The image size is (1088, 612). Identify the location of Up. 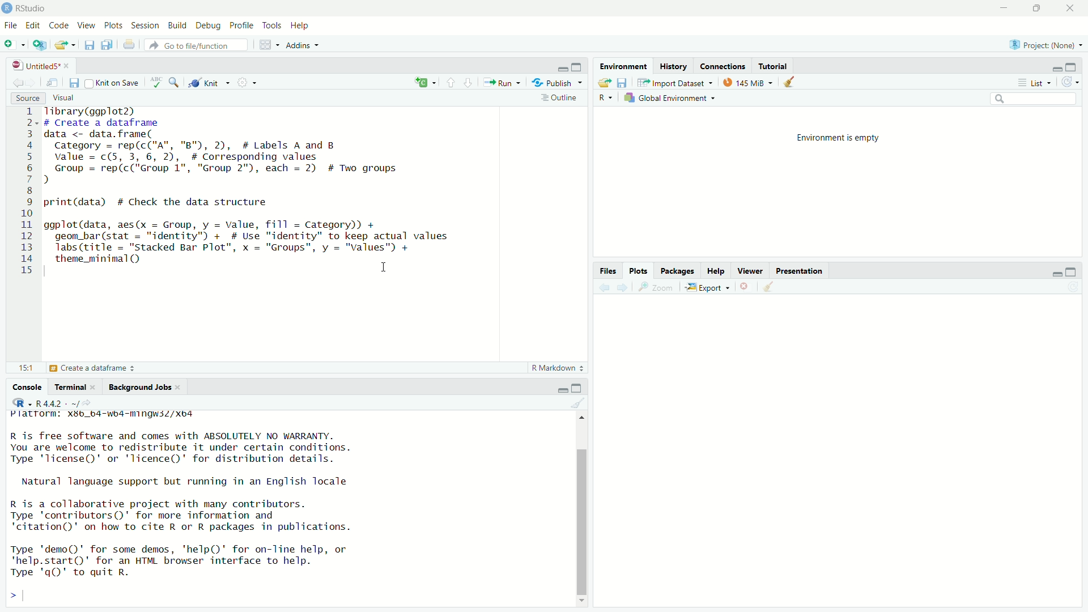
(583, 416).